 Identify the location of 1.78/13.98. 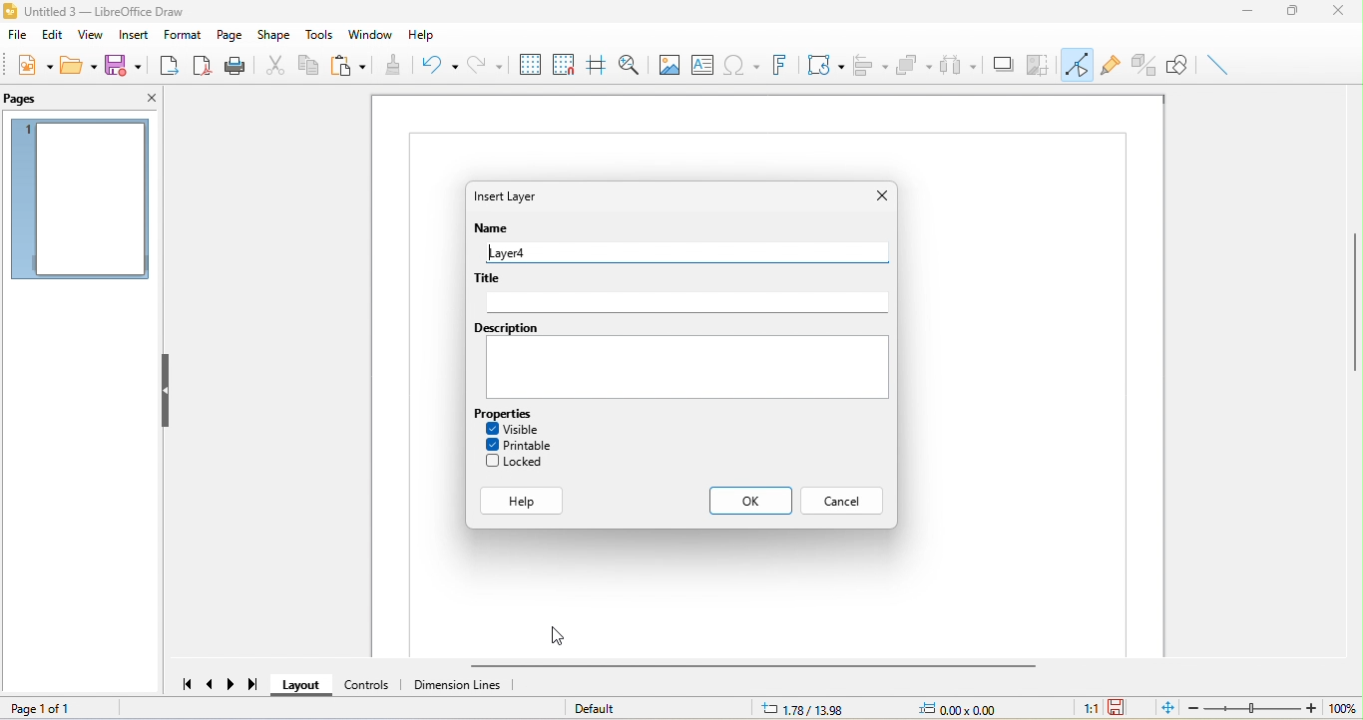
(801, 708).